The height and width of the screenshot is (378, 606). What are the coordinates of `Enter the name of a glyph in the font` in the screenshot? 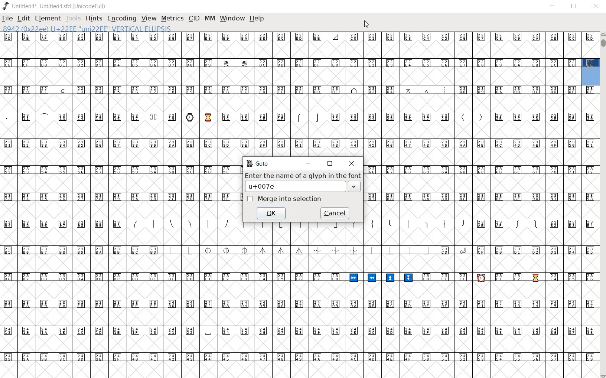 It's located at (303, 182).